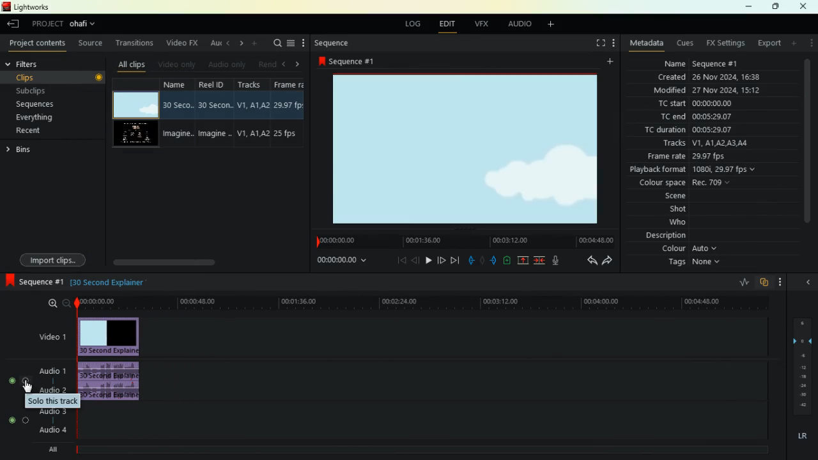  Describe the element at coordinates (647, 43) in the screenshot. I see `metadata` at that location.